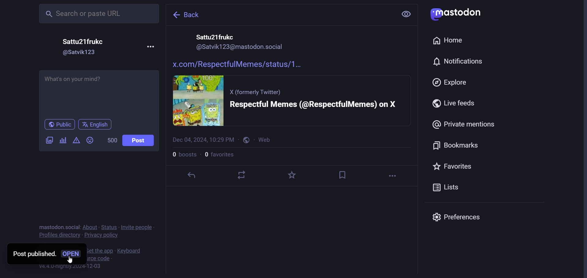 This screenshot has width=587, height=278. Describe the element at coordinates (405, 14) in the screenshot. I see `setting` at that location.